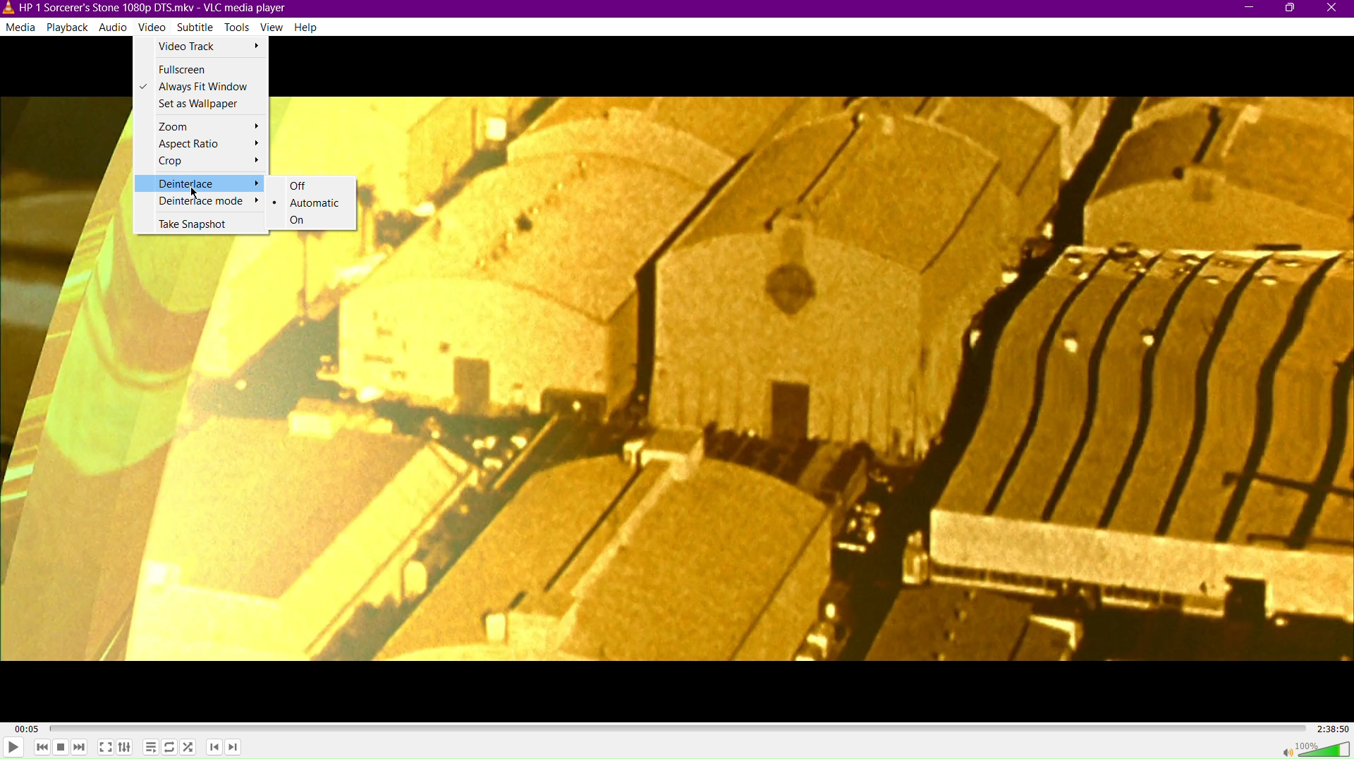 This screenshot has width=1354, height=759. Describe the element at coordinates (313, 220) in the screenshot. I see `On` at that location.